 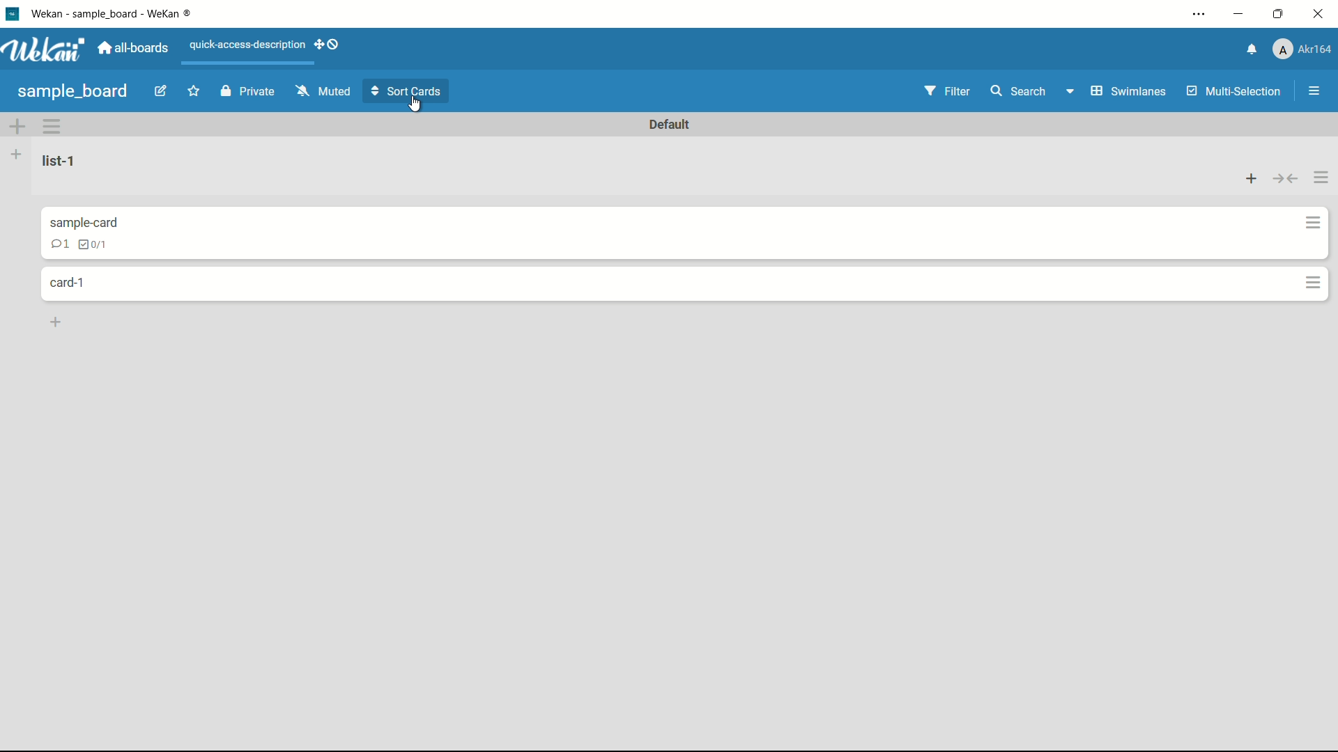 What do you see at coordinates (948, 93) in the screenshot?
I see `filter` at bounding box center [948, 93].